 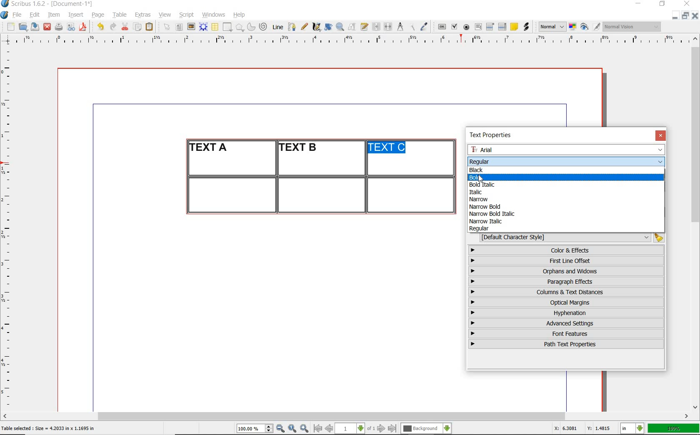 What do you see at coordinates (151, 27) in the screenshot?
I see `paste` at bounding box center [151, 27].